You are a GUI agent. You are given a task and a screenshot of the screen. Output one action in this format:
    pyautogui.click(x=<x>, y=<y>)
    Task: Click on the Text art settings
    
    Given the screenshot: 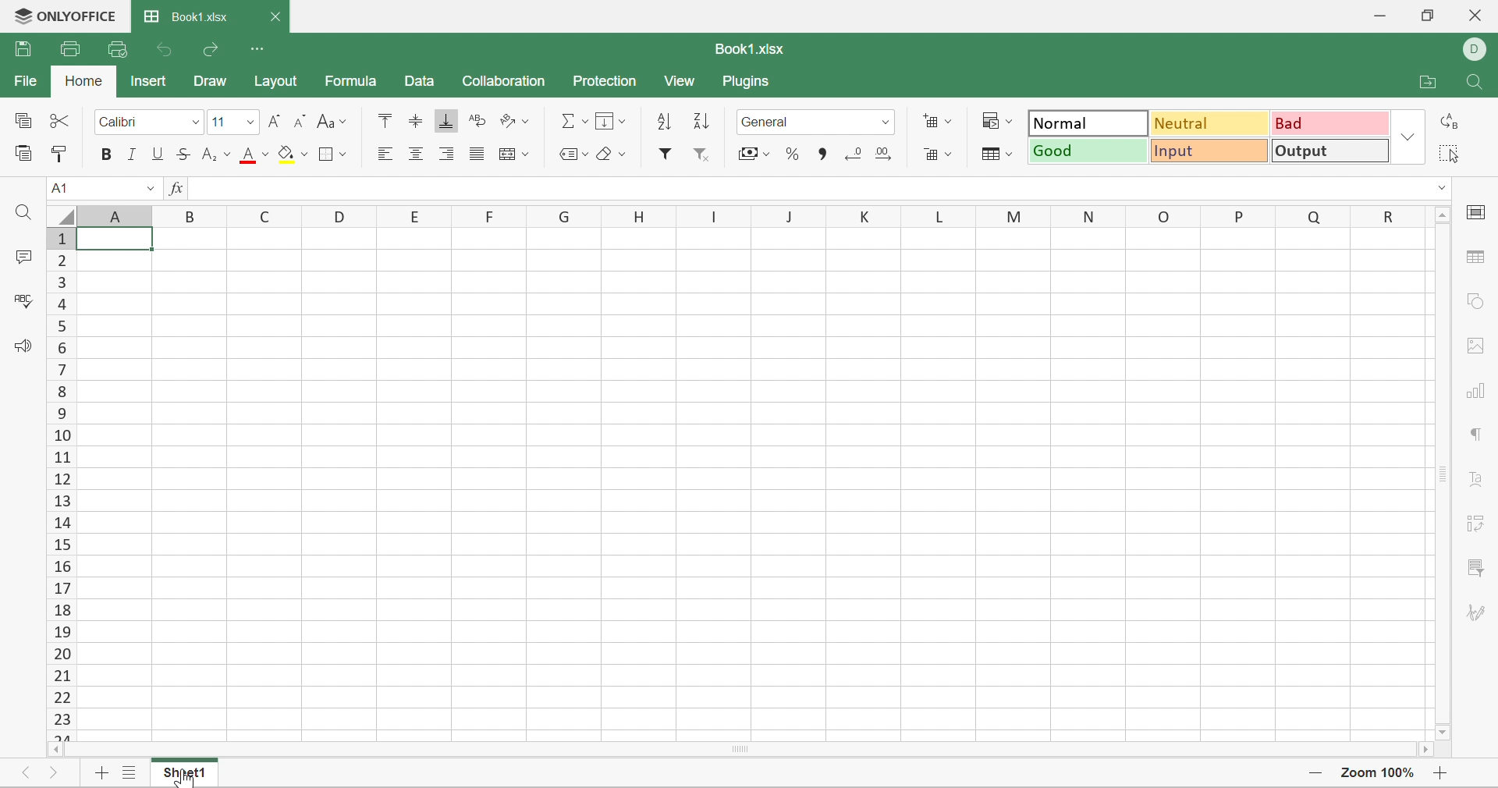 What is the action you would take?
    pyautogui.click(x=1477, y=478)
    